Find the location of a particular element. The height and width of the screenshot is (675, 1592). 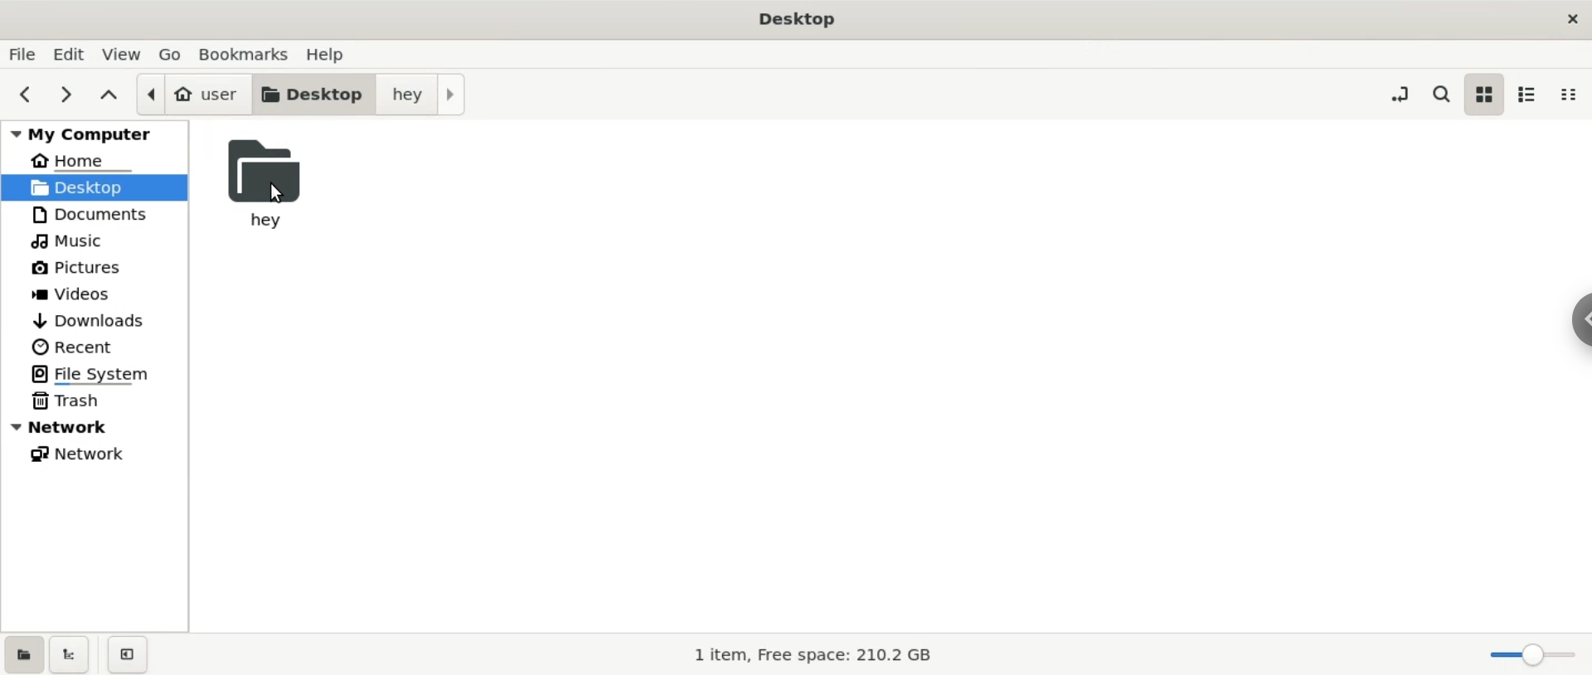

1 item, Free space: 210.2 GB is located at coordinates (808, 653).